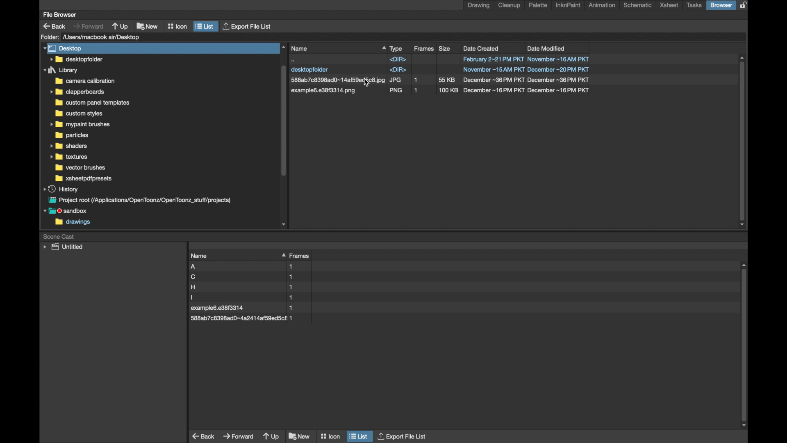  I want to click on drawing, so click(479, 5).